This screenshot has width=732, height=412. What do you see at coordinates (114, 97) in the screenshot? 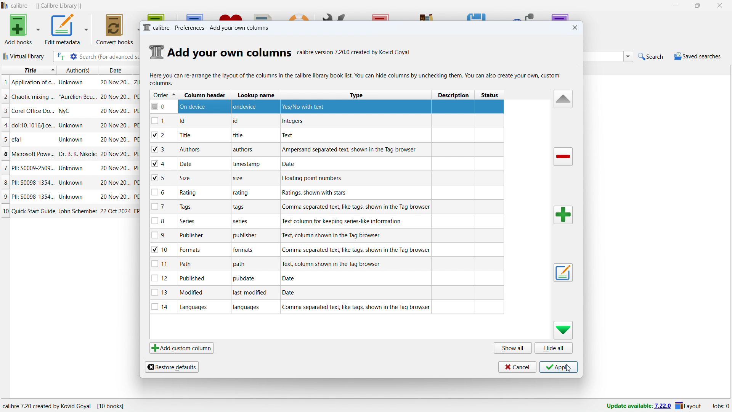
I see `date` at bounding box center [114, 97].